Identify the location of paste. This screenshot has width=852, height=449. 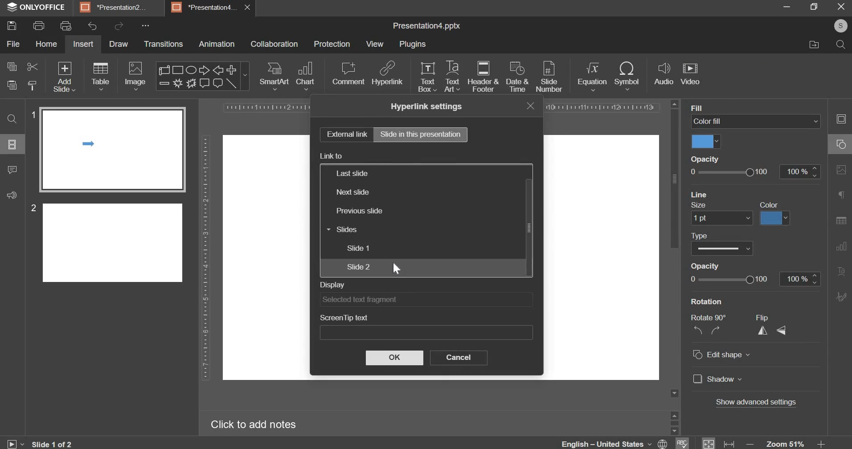
(11, 85).